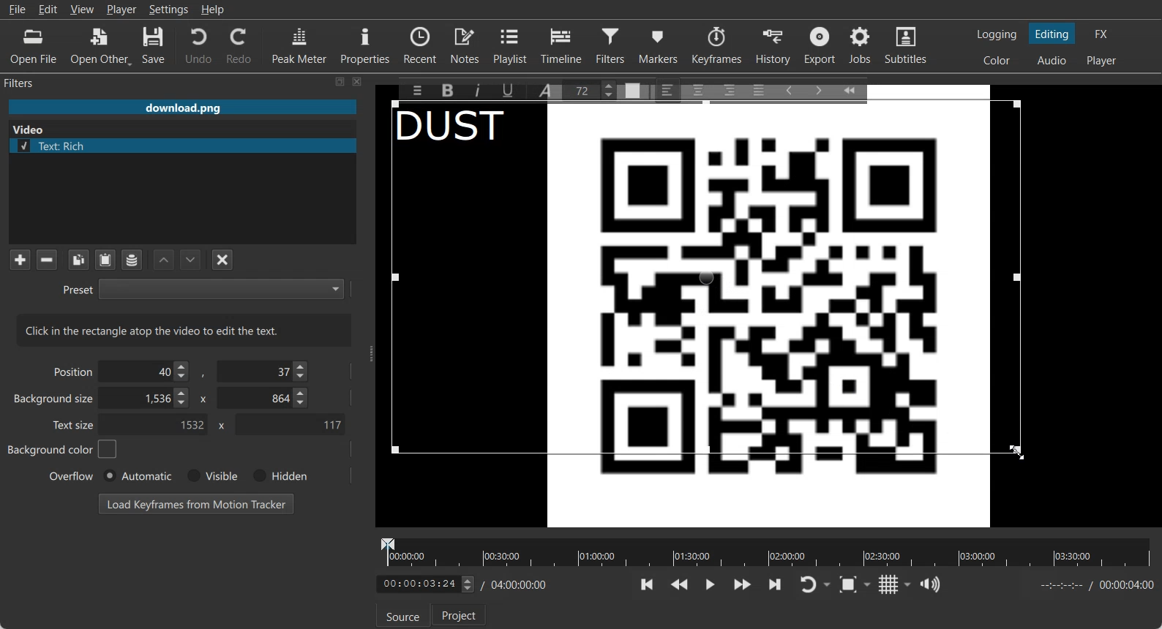 The width and height of the screenshot is (1162, 629). I want to click on Show the volume control, so click(930, 585).